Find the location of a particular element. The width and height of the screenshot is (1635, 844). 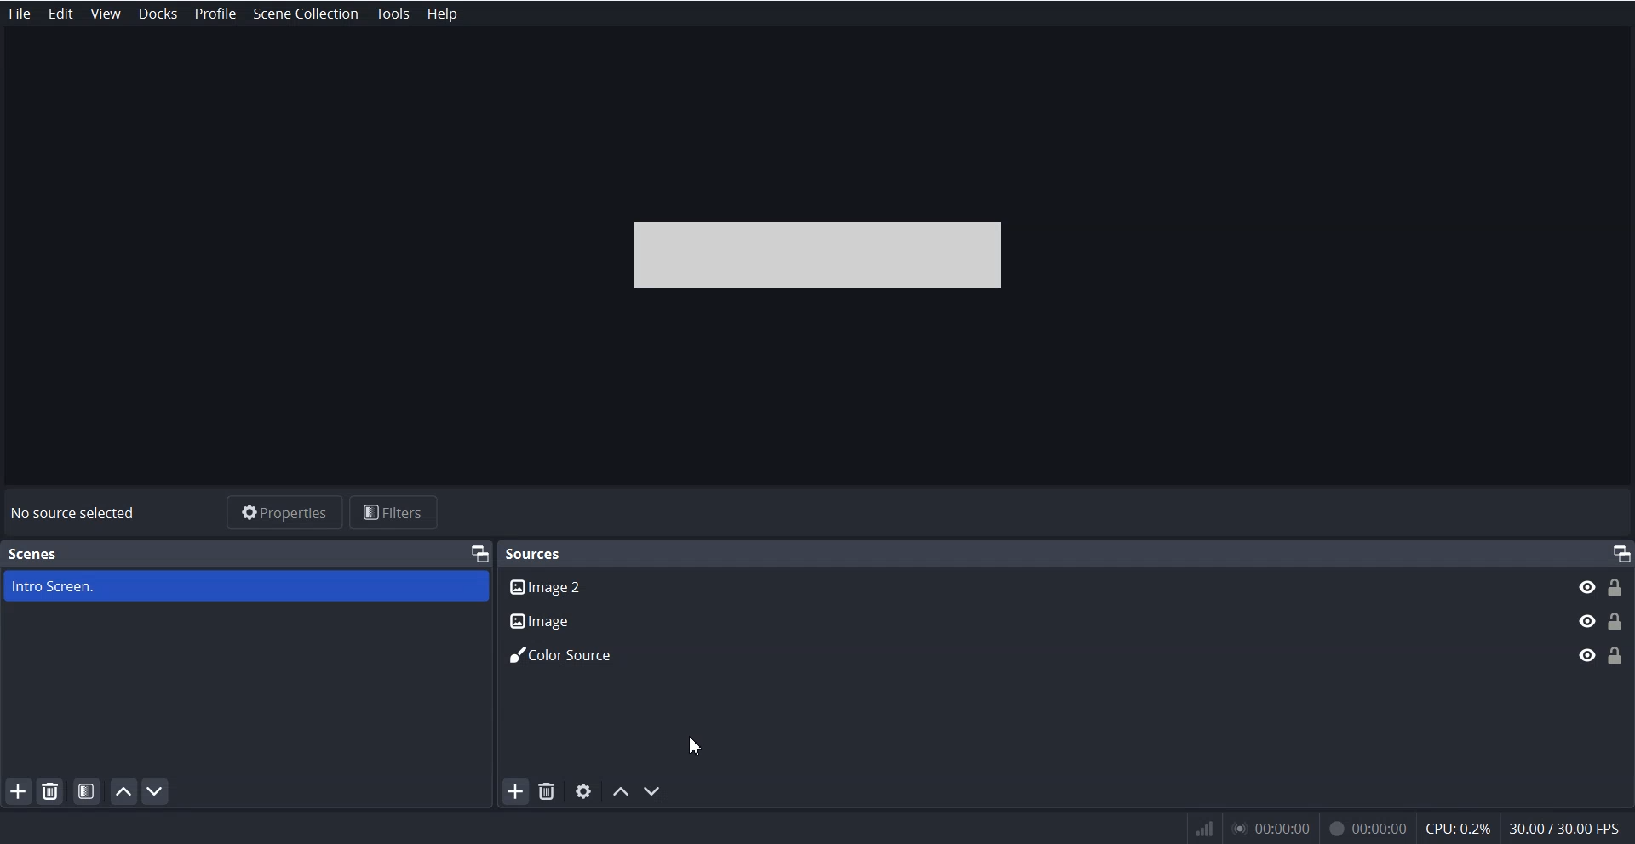

Intro Screen is located at coordinates (245, 586).